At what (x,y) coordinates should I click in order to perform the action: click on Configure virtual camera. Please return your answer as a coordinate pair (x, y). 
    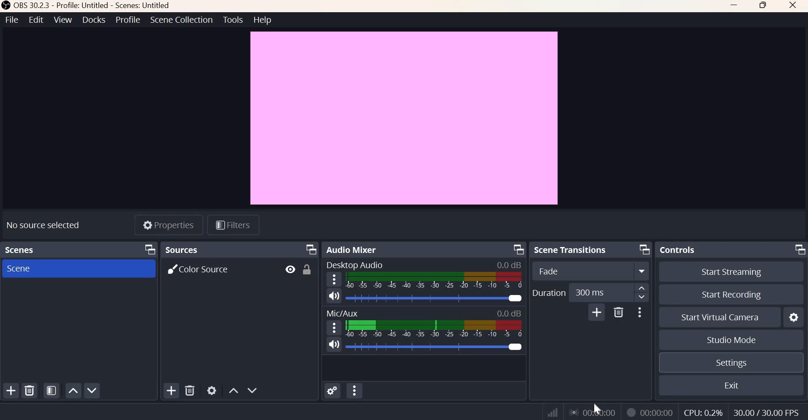
    Looking at the image, I should click on (794, 316).